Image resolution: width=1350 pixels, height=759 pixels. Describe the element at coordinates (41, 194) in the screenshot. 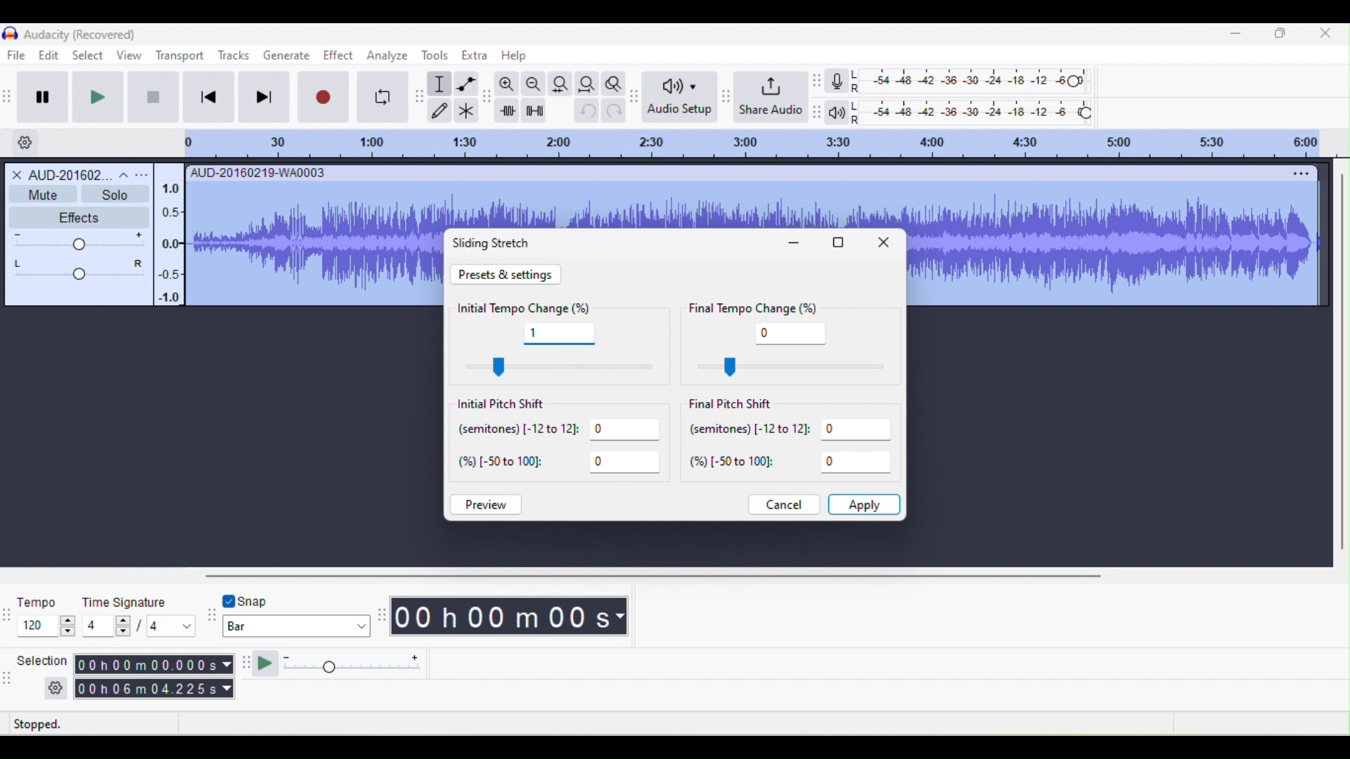

I see `Mute` at that location.